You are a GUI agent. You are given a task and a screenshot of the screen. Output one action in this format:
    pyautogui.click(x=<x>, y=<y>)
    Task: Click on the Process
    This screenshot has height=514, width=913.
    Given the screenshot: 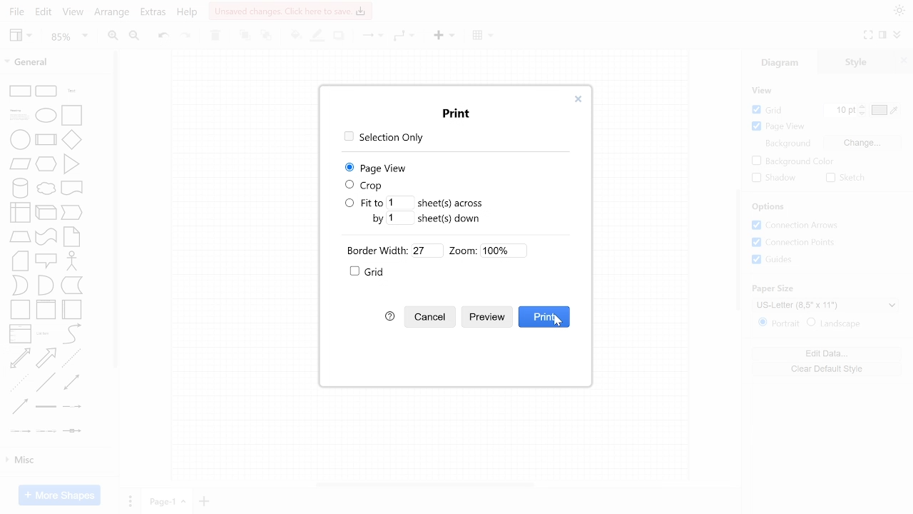 What is the action you would take?
    pyautogui.click(x=46, y=139)
    